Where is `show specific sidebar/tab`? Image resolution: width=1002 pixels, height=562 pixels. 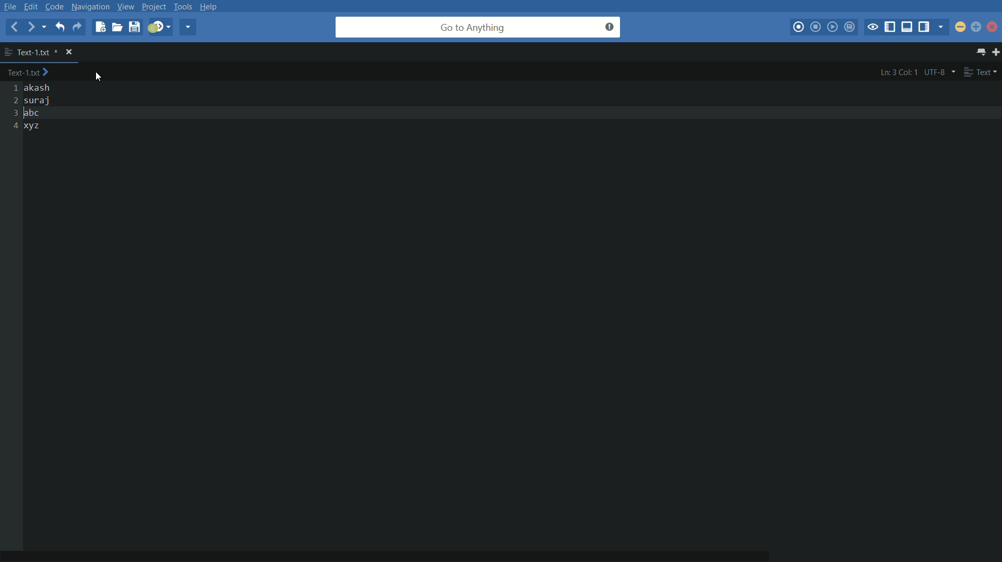 show specific sidebar/tab is located at coordinates (943, 27).